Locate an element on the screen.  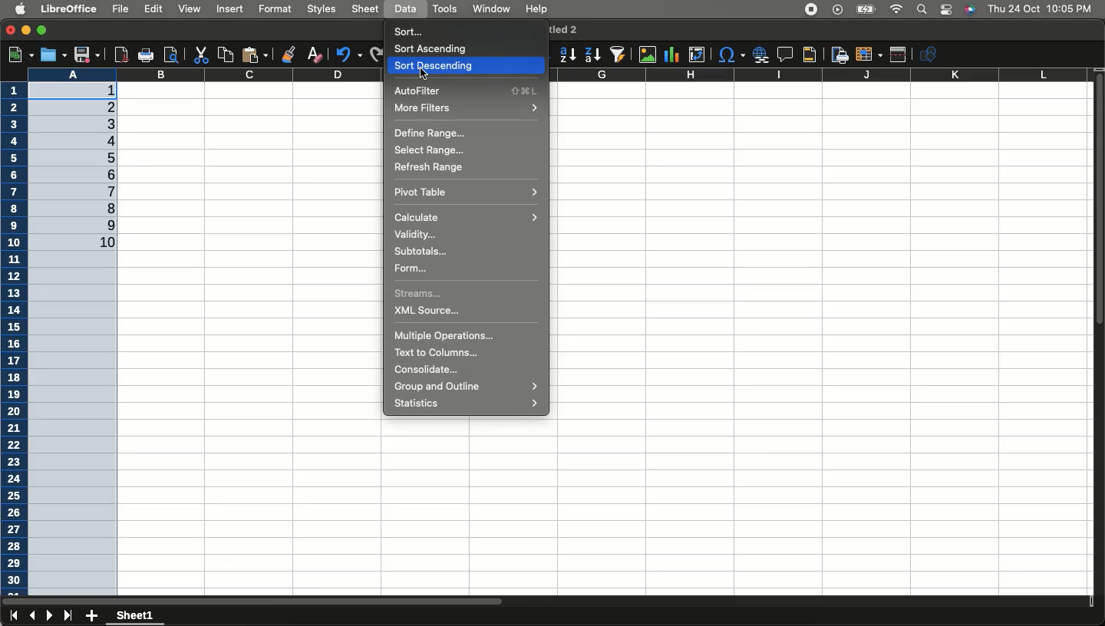
Print is located at coordinates (145, 56).